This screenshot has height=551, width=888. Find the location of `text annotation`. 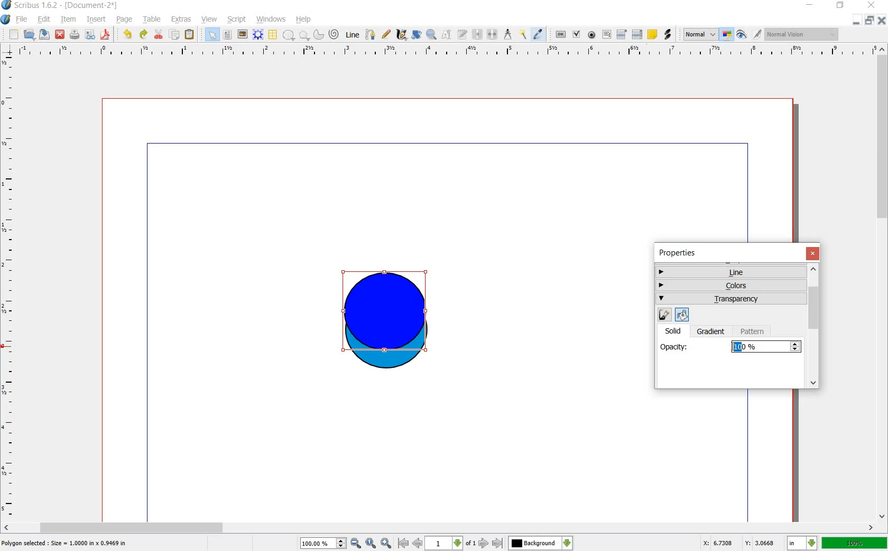

text annotation is located at coordinates (653, 35).